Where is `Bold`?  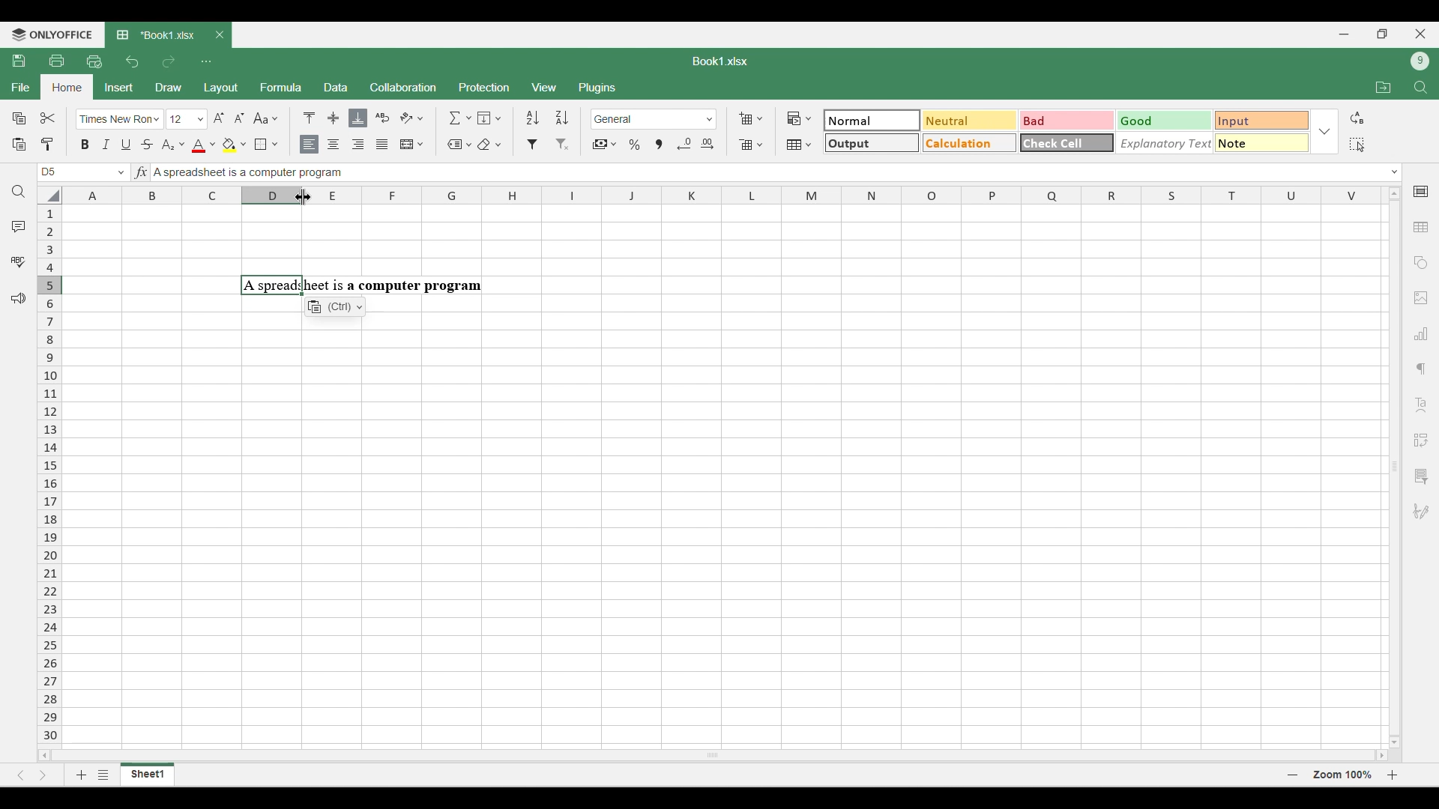 Bold is located at coordinates (85, 144).